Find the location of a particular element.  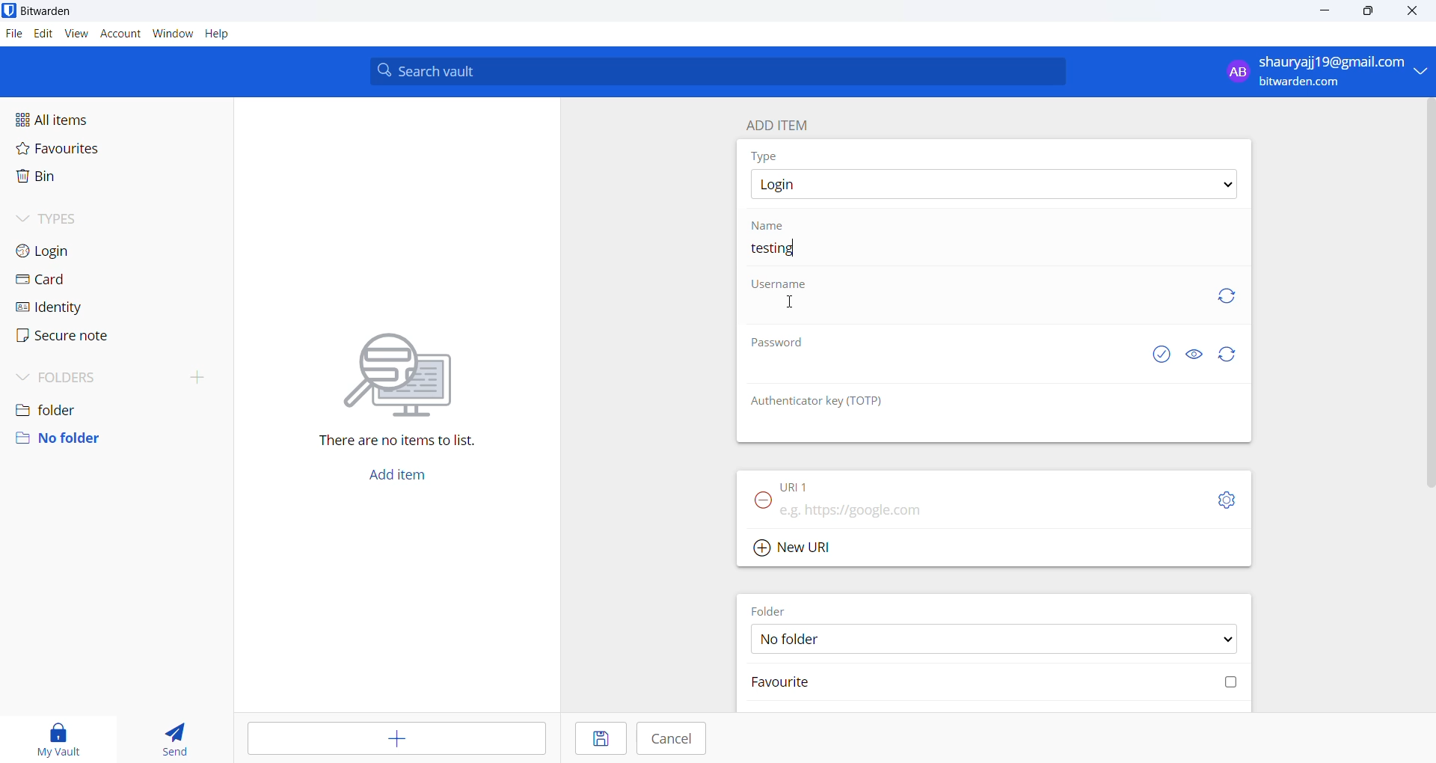

password input is located at coordinates (940, 372).